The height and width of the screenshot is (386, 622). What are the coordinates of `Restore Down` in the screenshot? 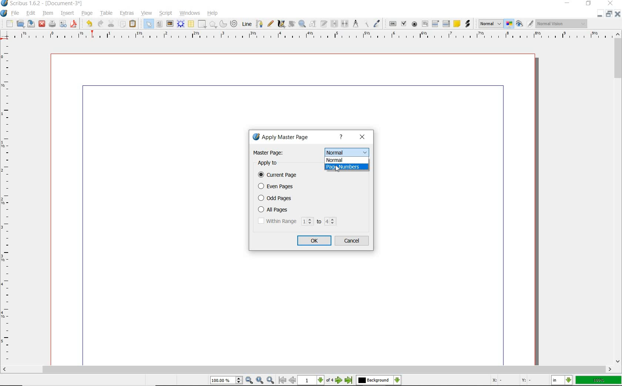 It's located at (599, 15).